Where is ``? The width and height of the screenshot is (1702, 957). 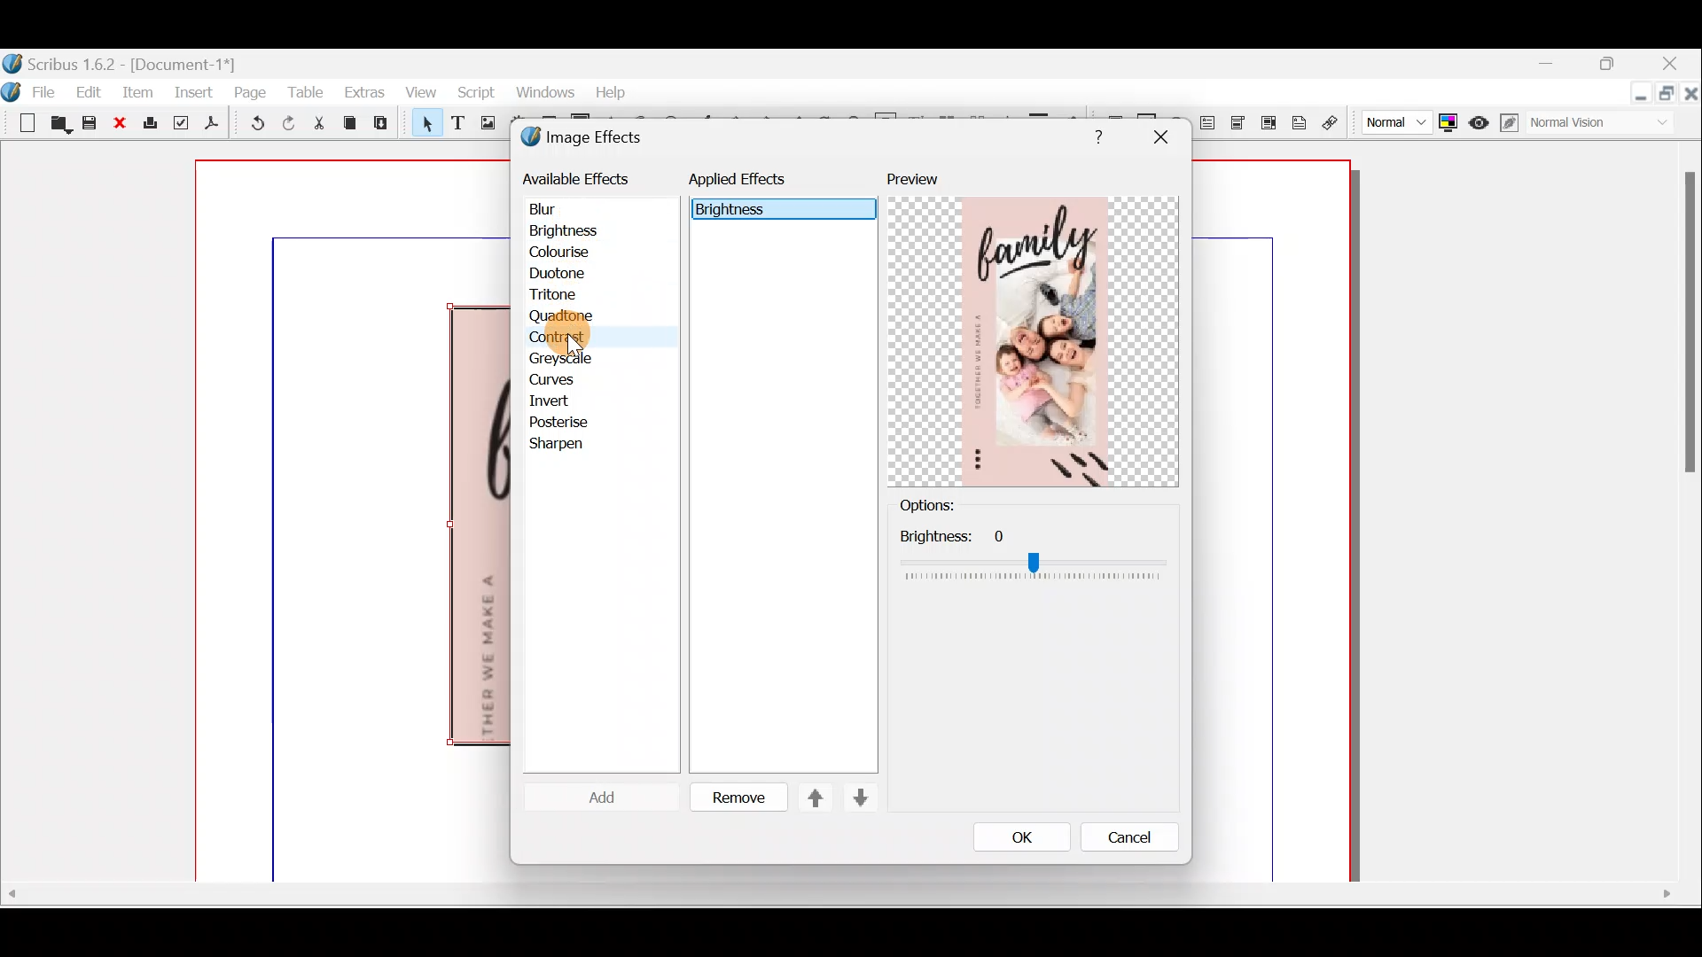
 is located at coordinates (1094, 134).